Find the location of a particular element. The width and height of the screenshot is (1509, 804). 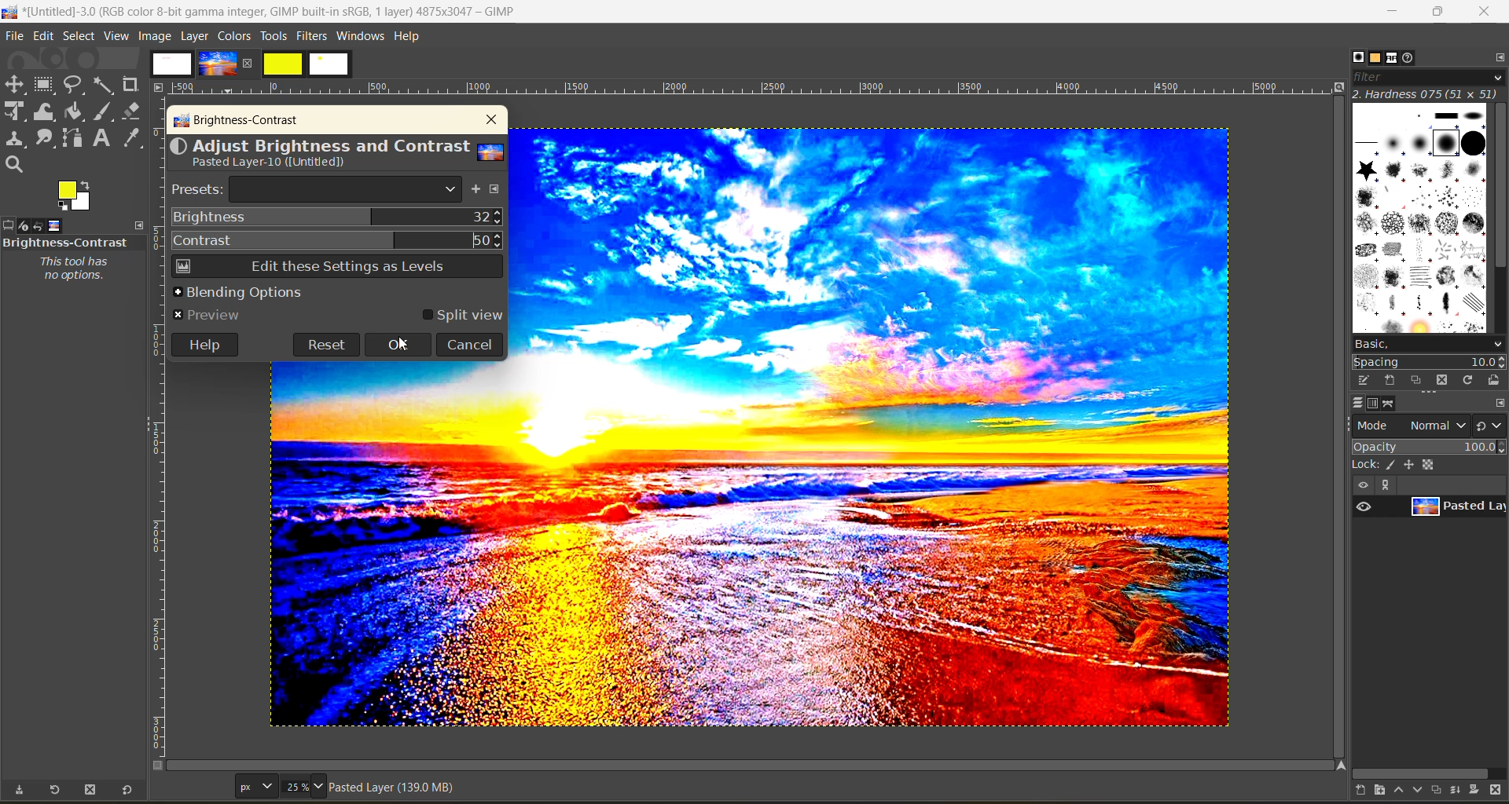

blending options is located at coordinates (237, 291).